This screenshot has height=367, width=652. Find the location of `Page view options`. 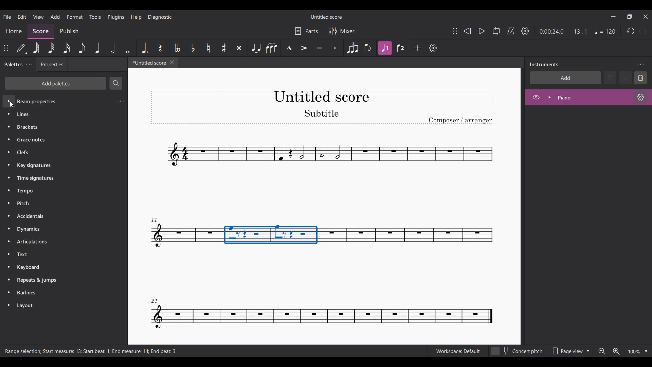

Page view options is located at coordinates (571, 349).